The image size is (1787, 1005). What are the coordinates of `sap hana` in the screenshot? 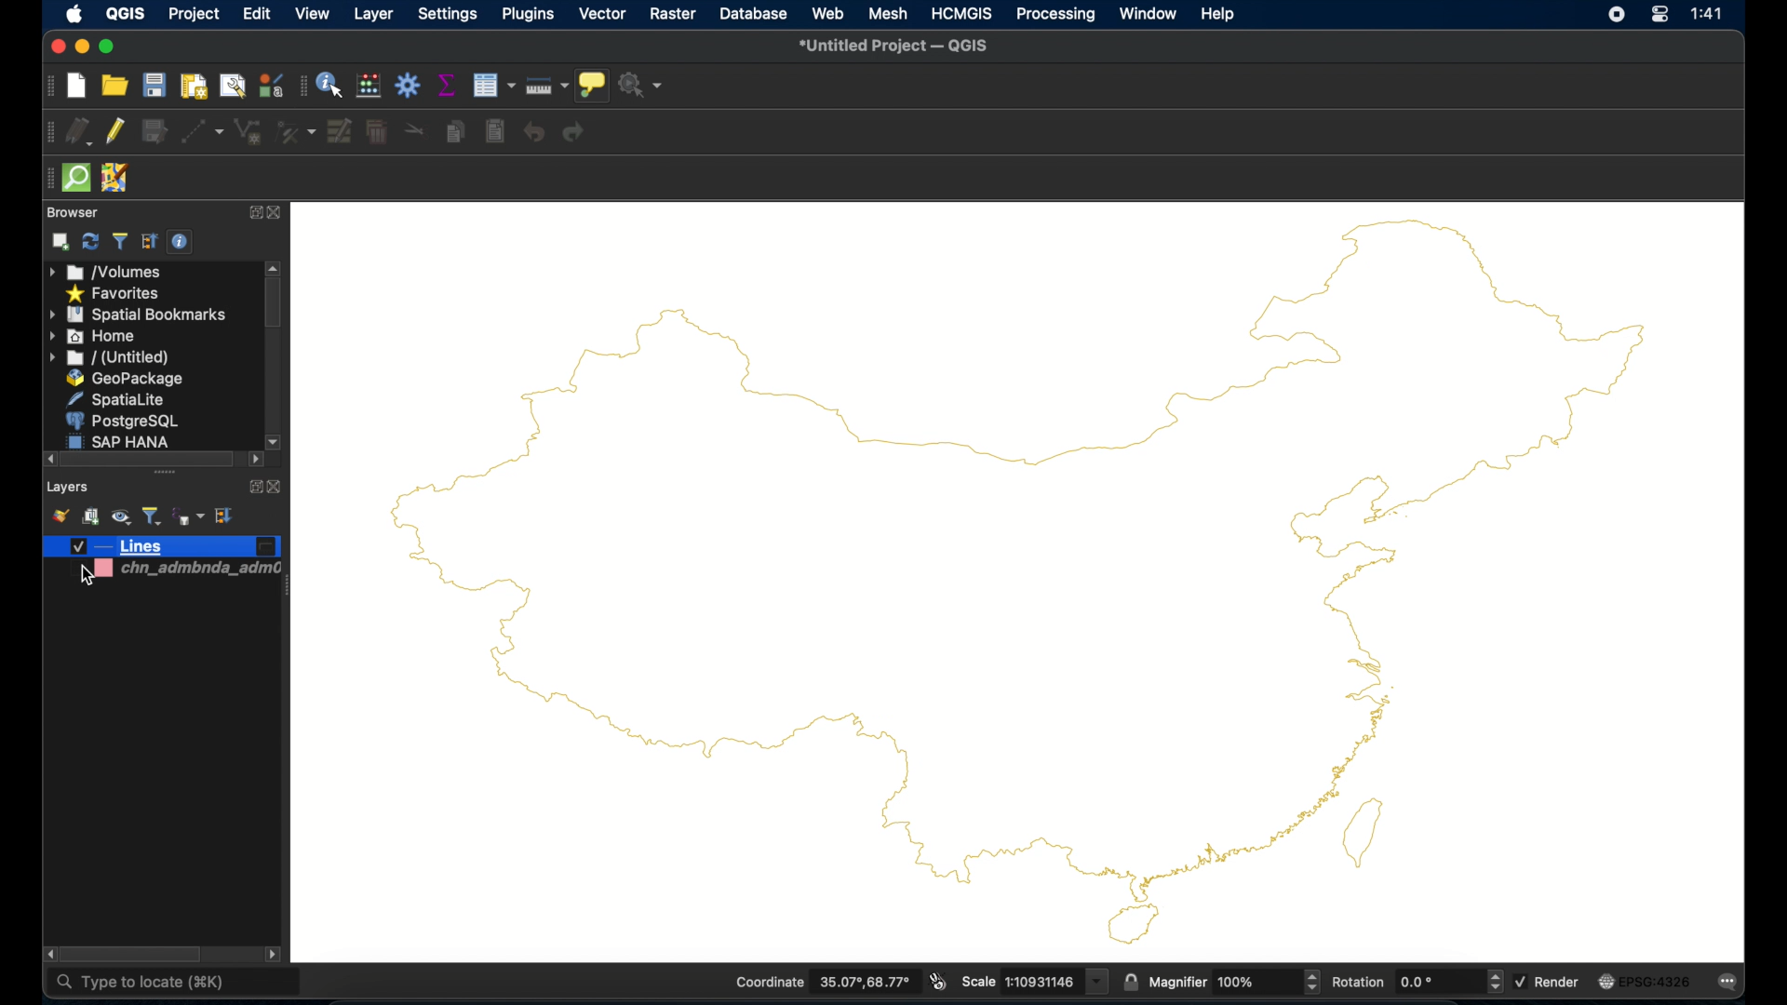 It's located at (120, 441).